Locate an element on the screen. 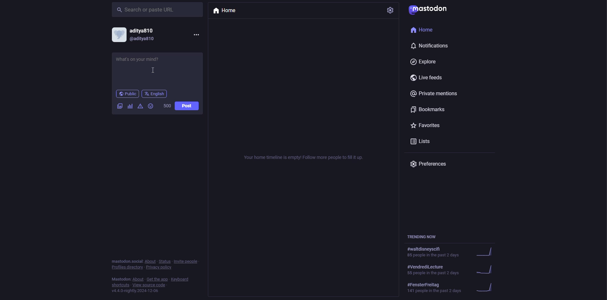 This screenshot has height=300, width=607. home is located at coordinates (425, 30).